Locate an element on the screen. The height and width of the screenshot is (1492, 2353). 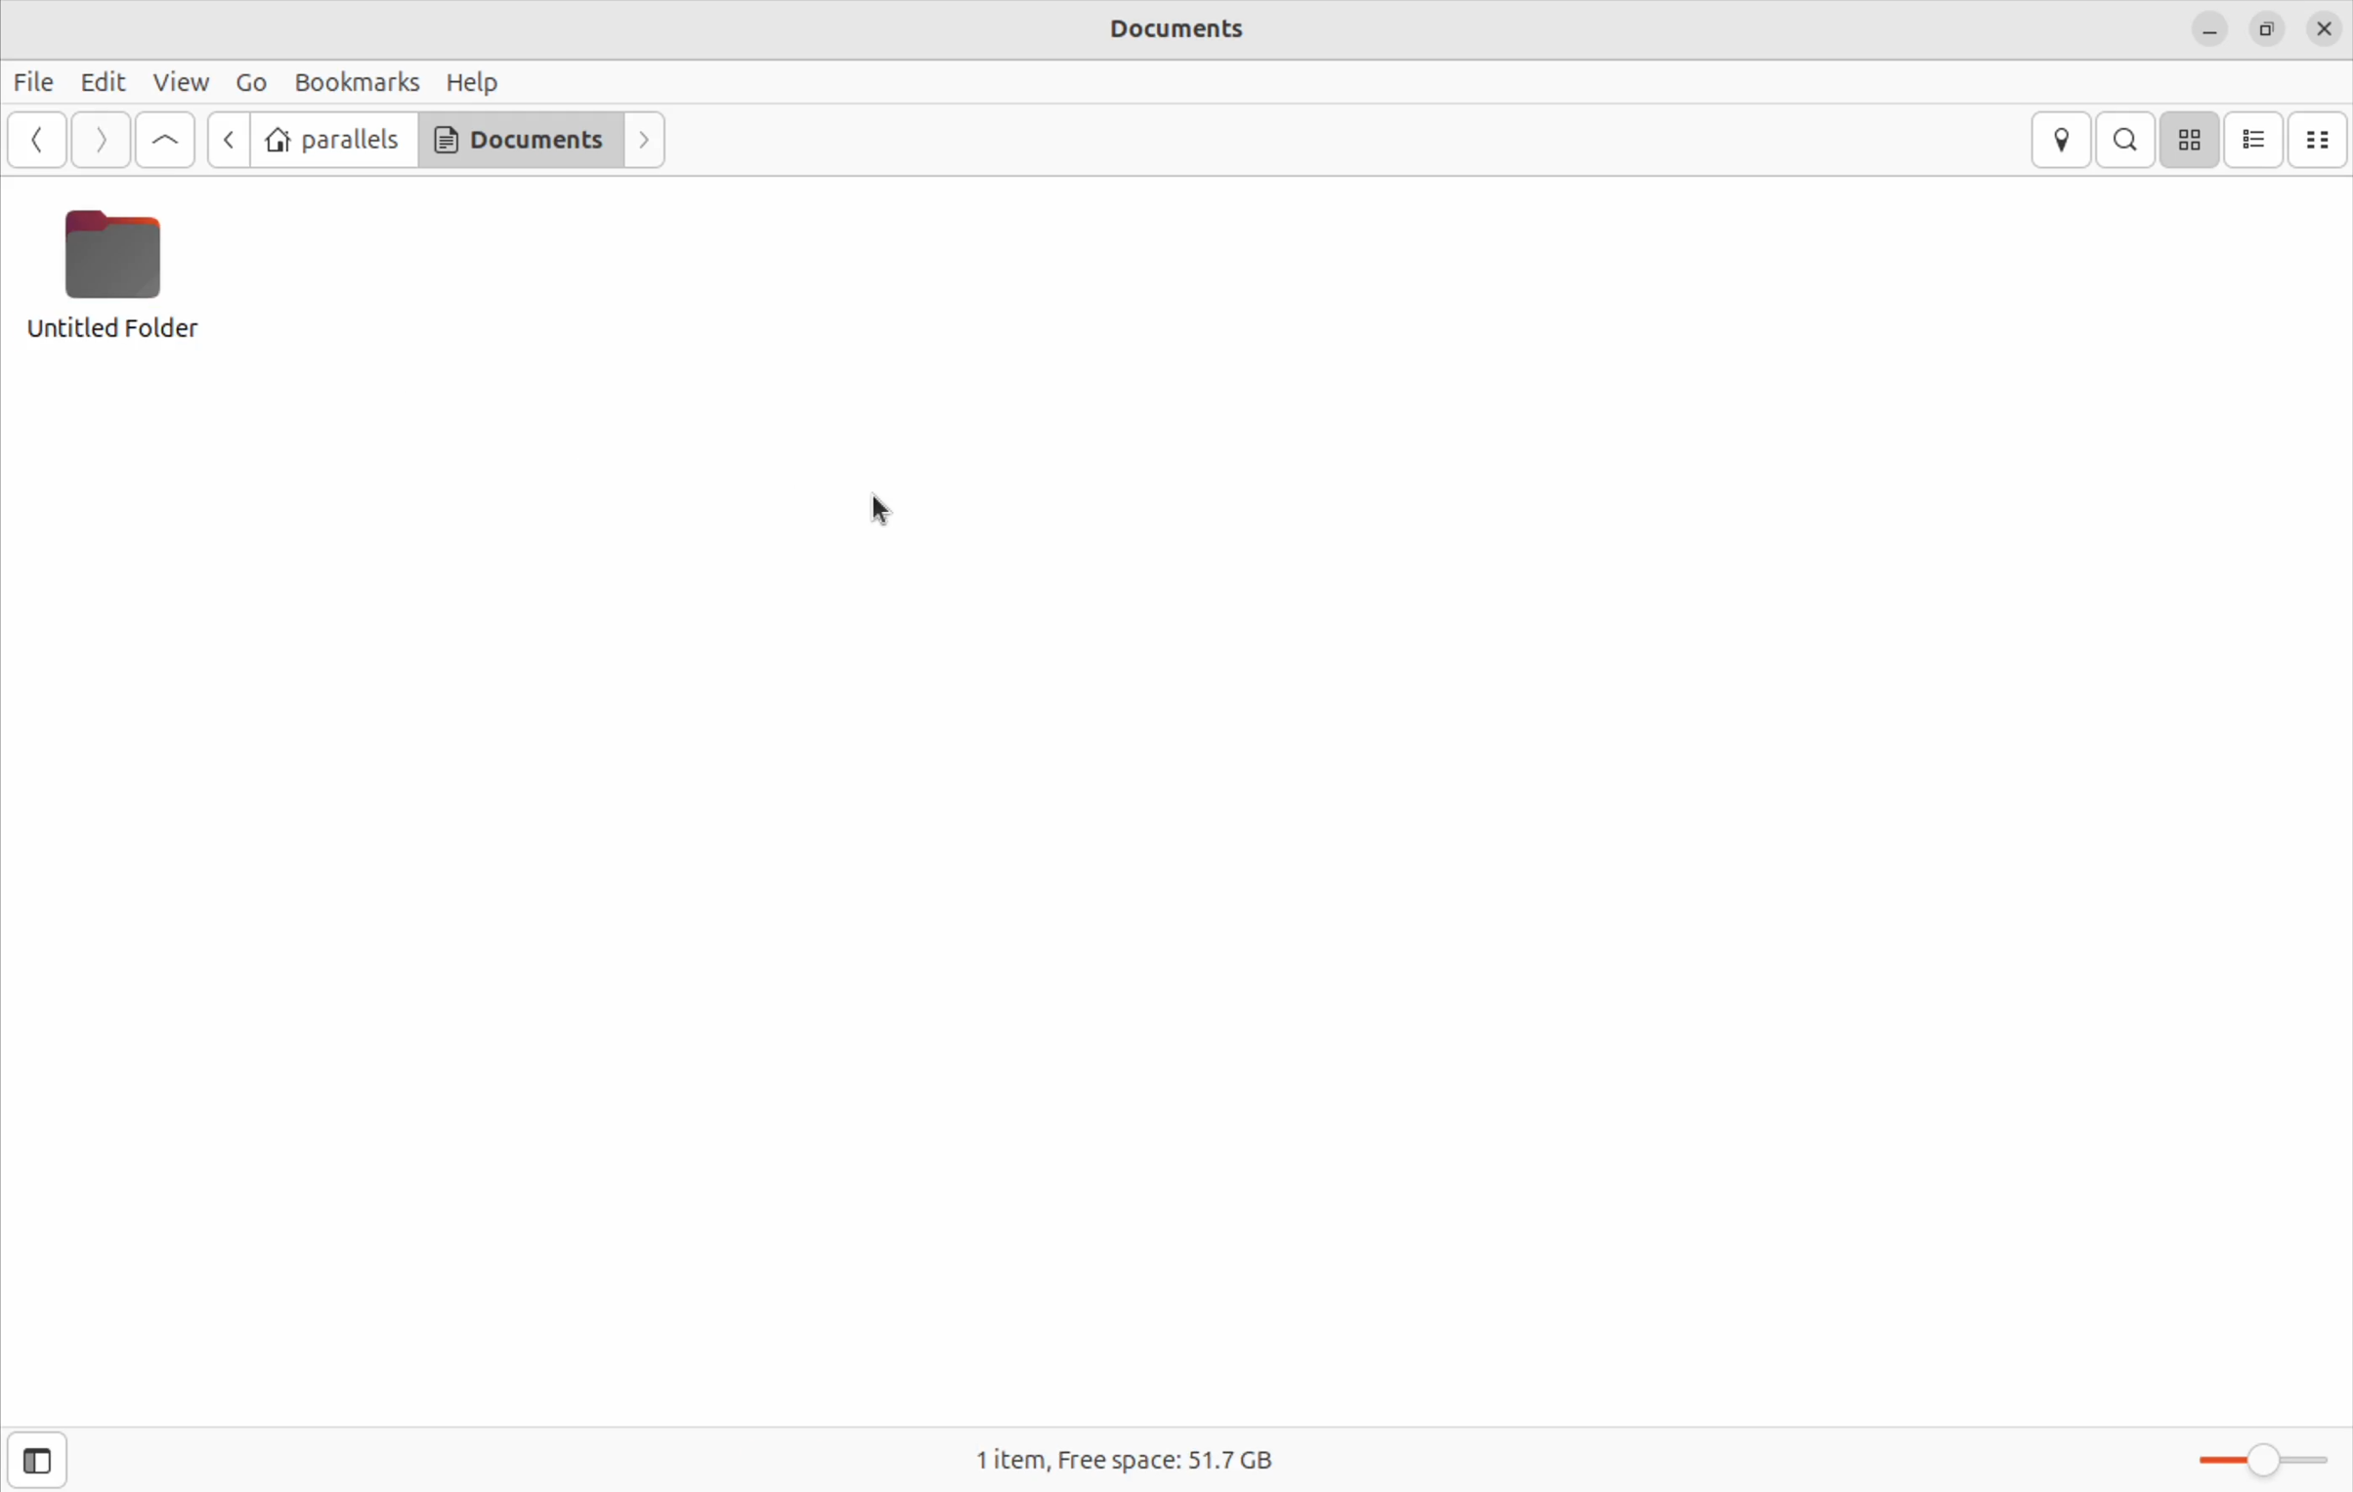
Documents is located at coordinates (518, 141).